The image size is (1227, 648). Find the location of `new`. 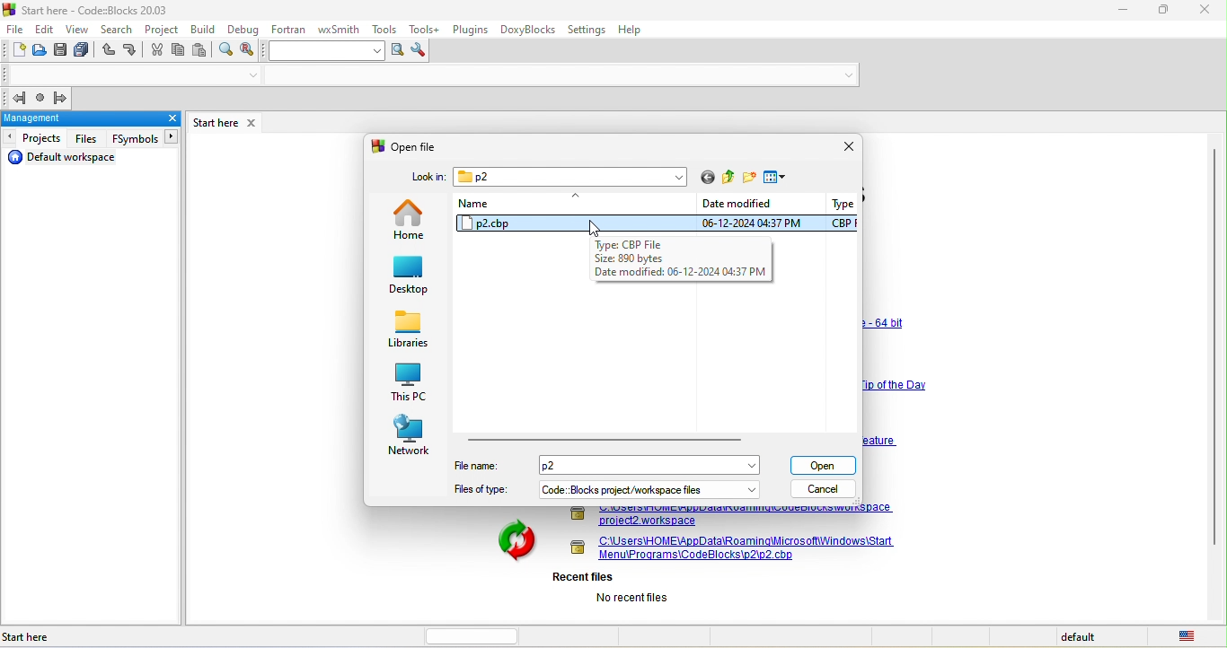

new is located at coordinates (16, 49).